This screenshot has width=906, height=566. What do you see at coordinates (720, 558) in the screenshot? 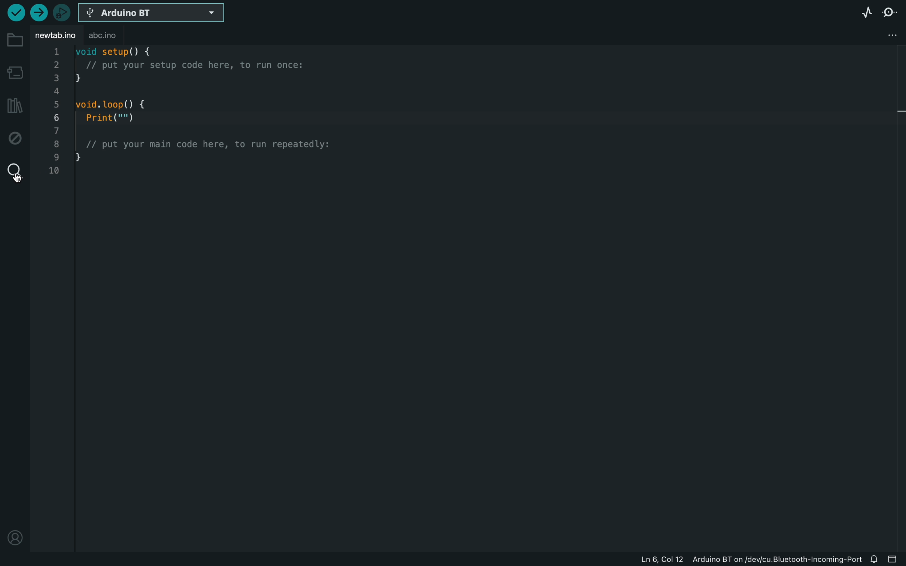
I see `file information` at bounding box center [720, 558].